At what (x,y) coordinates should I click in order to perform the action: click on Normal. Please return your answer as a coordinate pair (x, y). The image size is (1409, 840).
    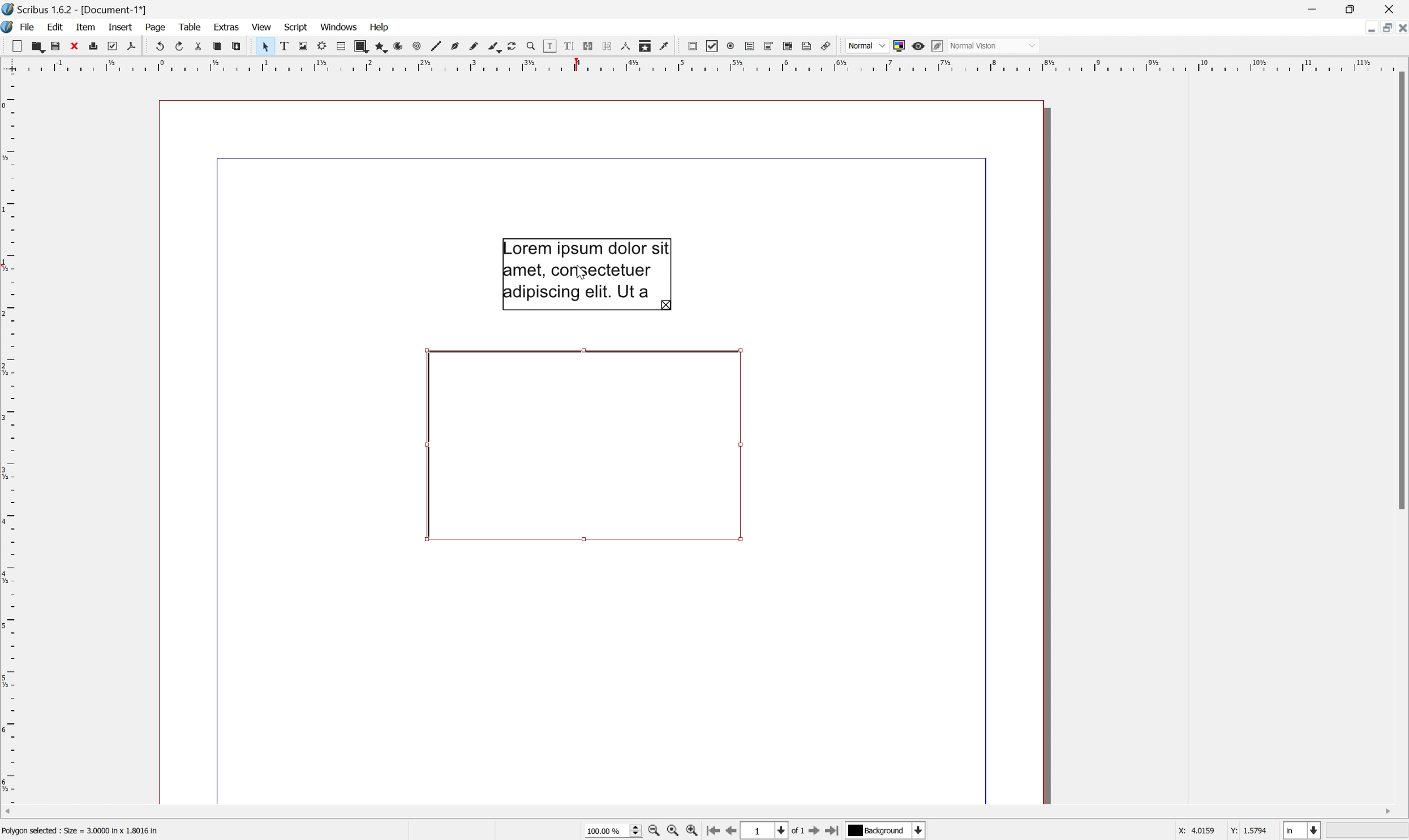
    Looking at the image, I should click on (866, 44).